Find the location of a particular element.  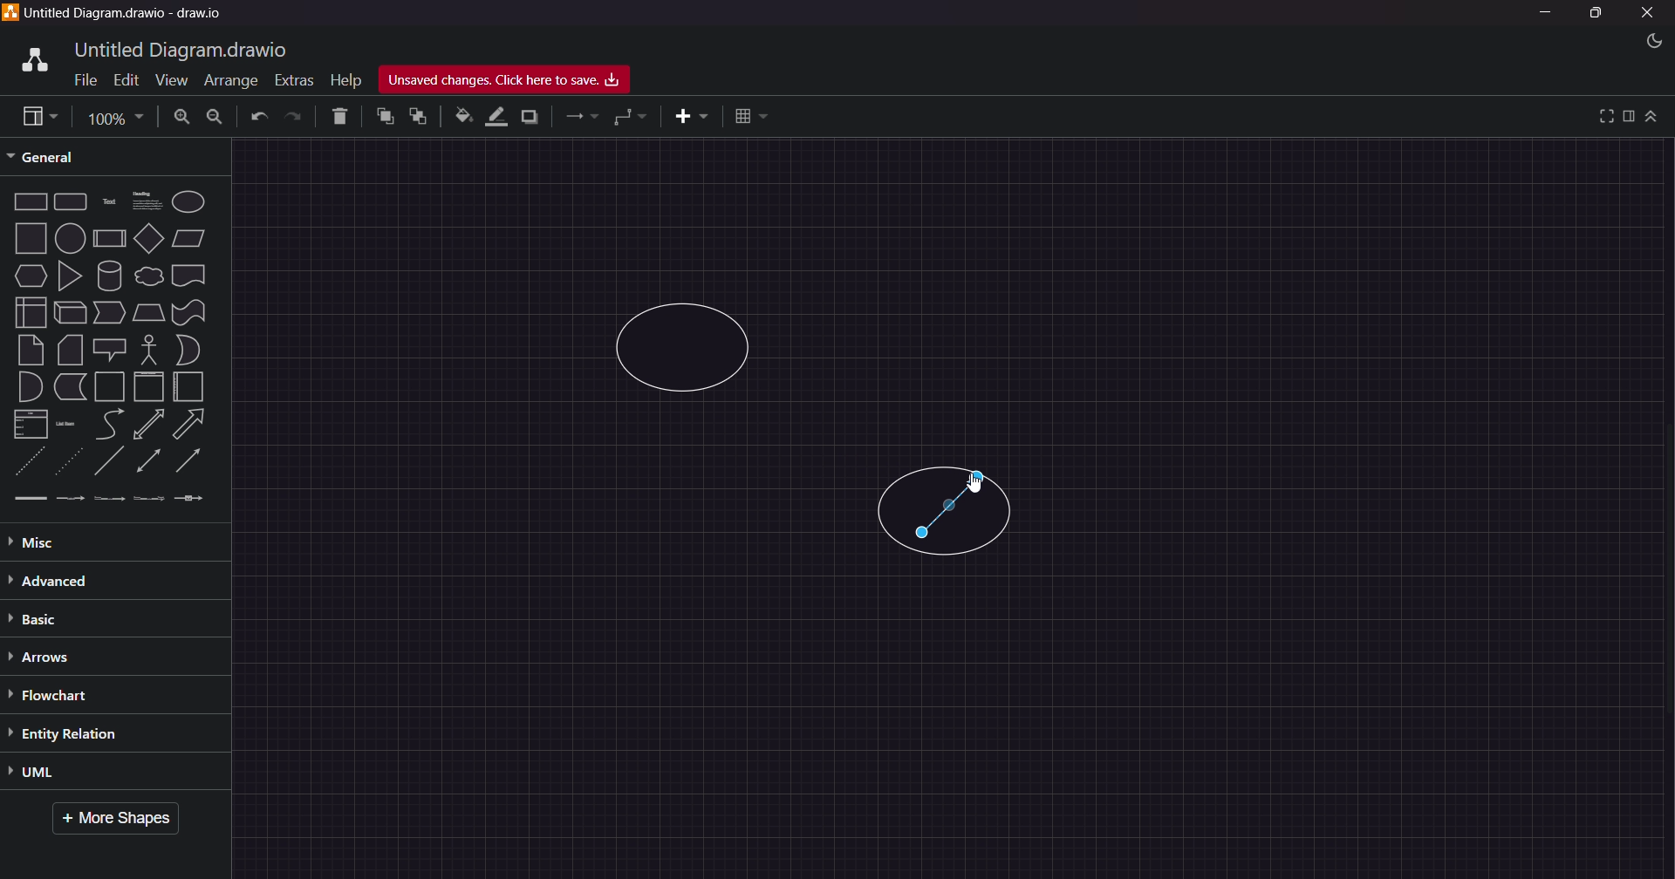

Unsaved Changes, Click here to Save is located at coordinates (512, 80).